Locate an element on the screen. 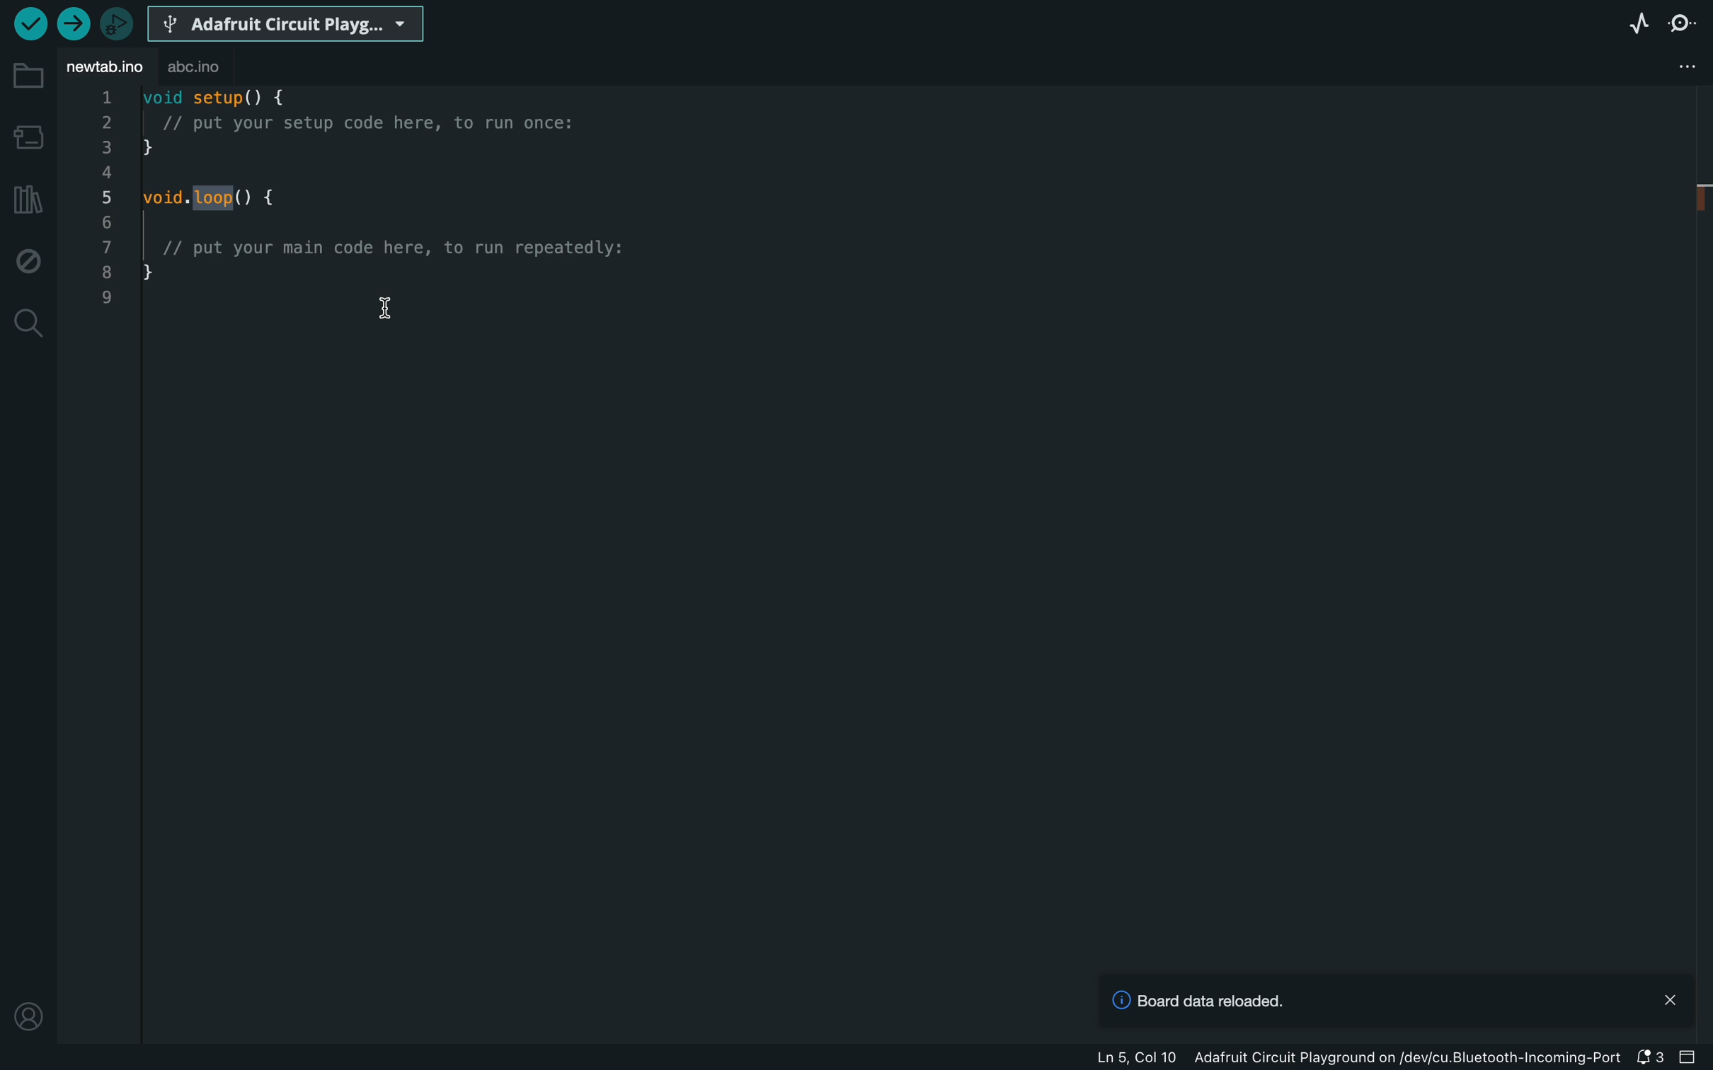 The image size is (1713, 1070). close slide bar is located at coordinates (1688, 1057).